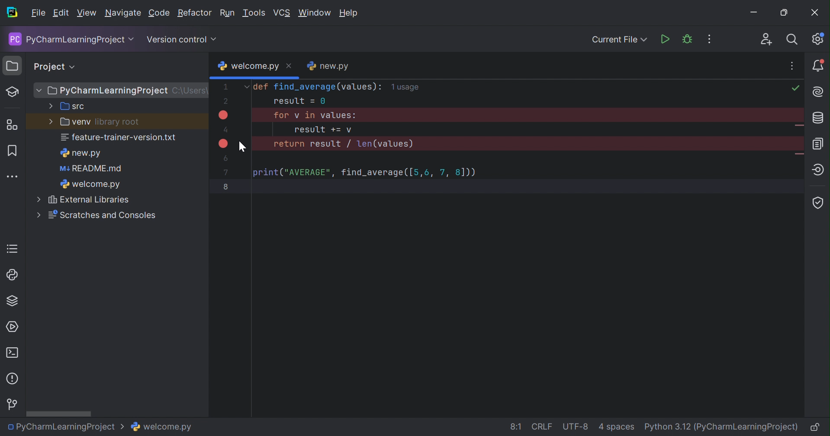  I want to click on README.md, so click(90, 169).